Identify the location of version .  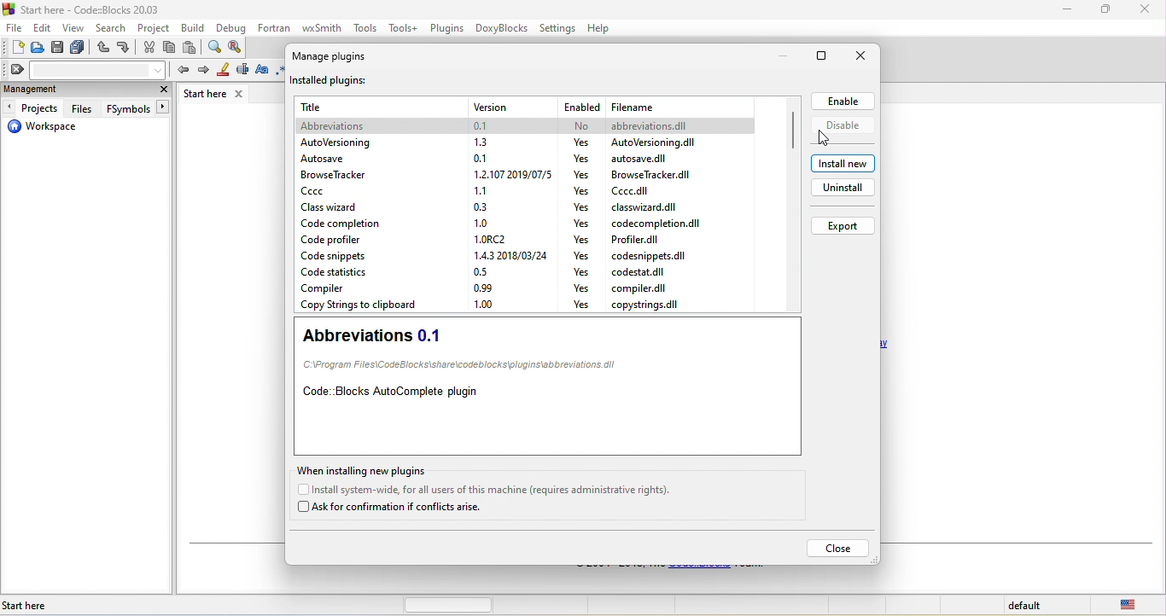
(483, 270).